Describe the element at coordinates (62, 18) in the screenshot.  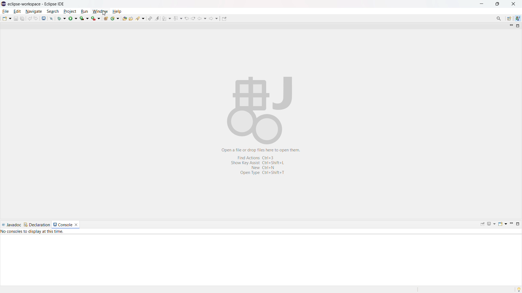
I see `debug` at that location.